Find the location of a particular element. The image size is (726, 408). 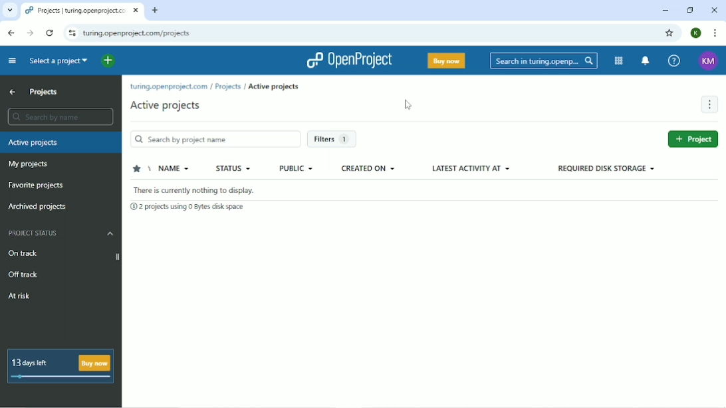

Open quick add menu is located at coordinates (108, 61).